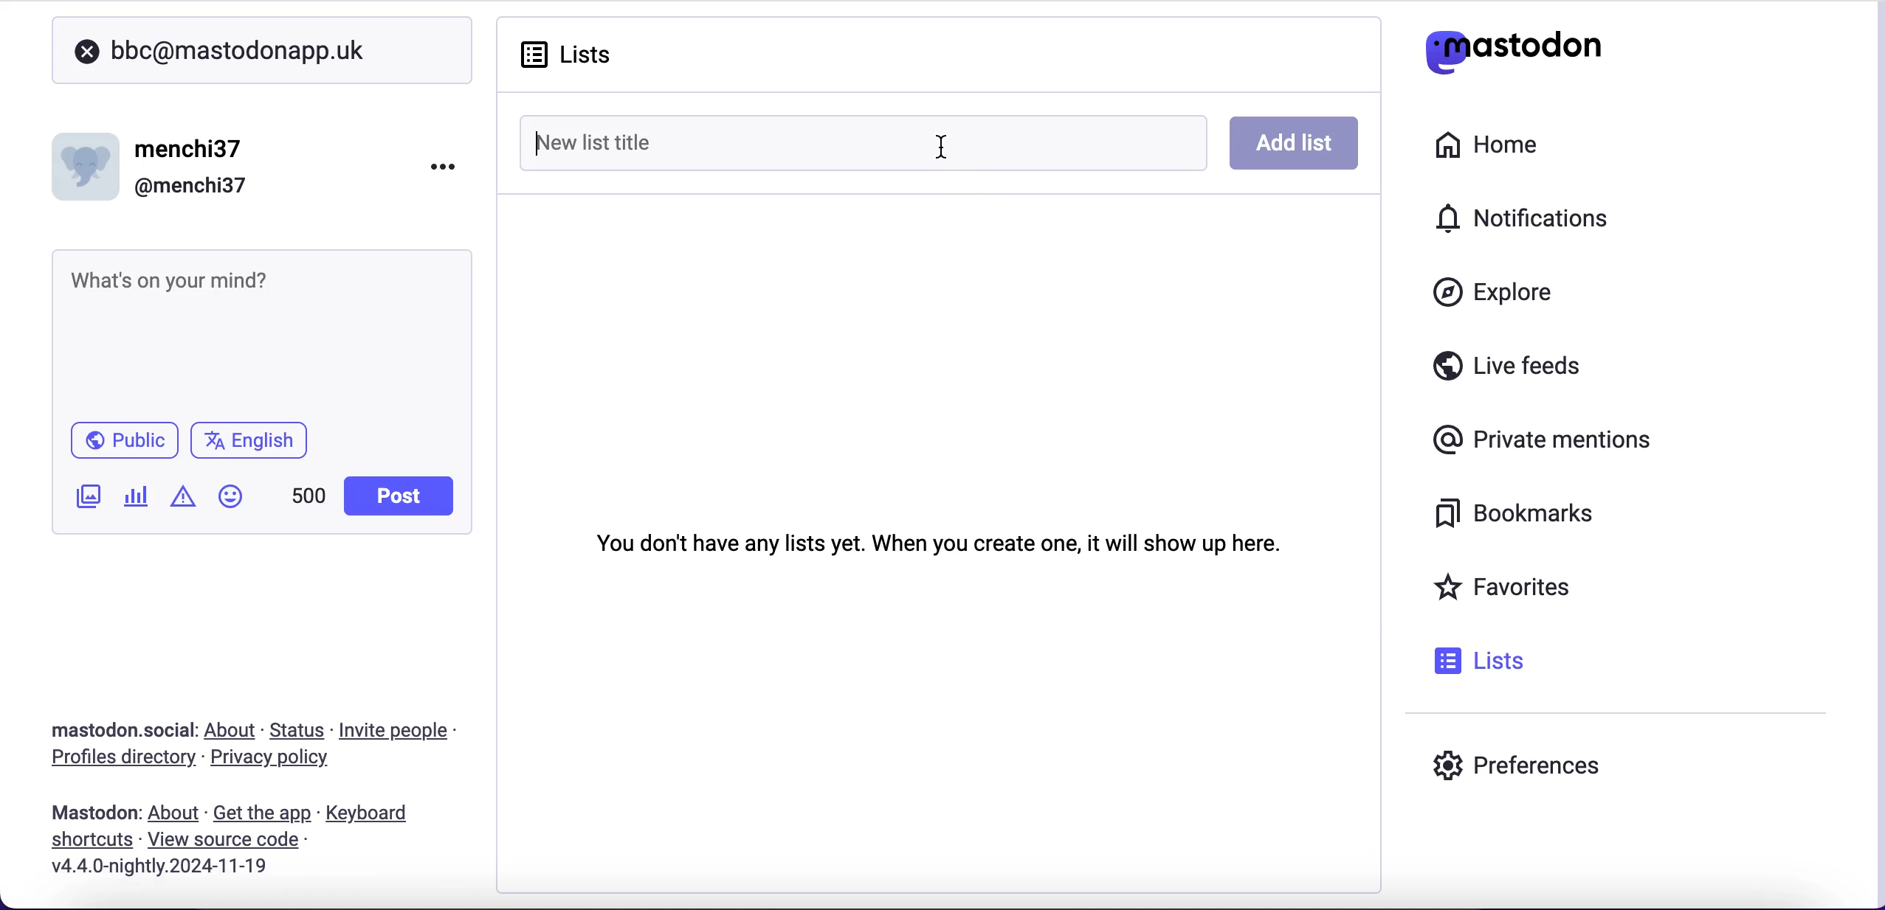  What do you see at coordinates (123, 444) in the screenshot?
I see `public` at bounding box center [123, 444].